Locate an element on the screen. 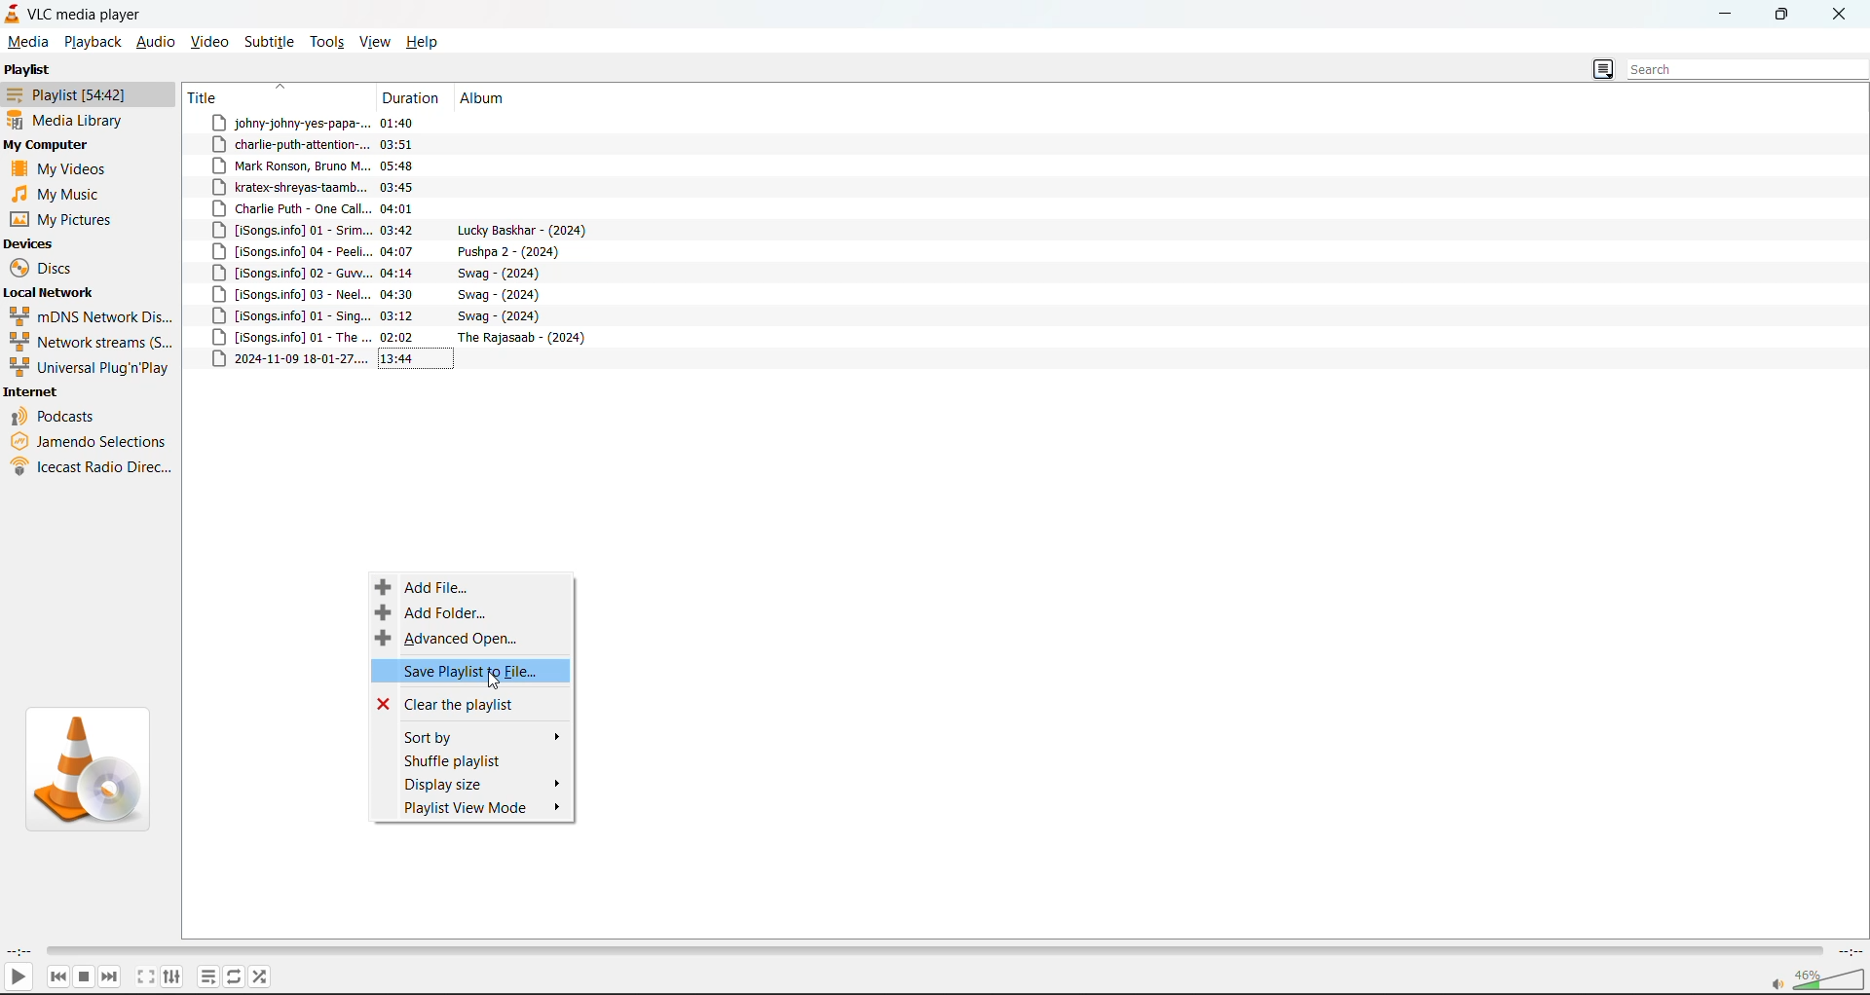  next is located at coordinates (111, 977).